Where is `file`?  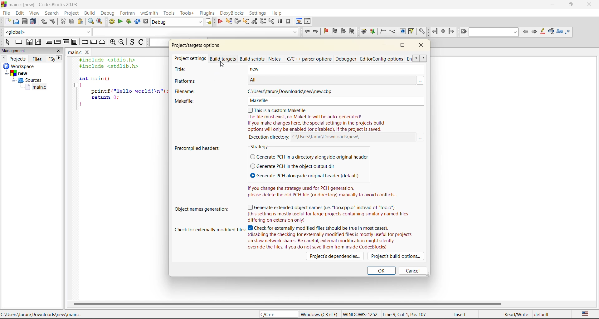 file is located at coordinates (6, 13).